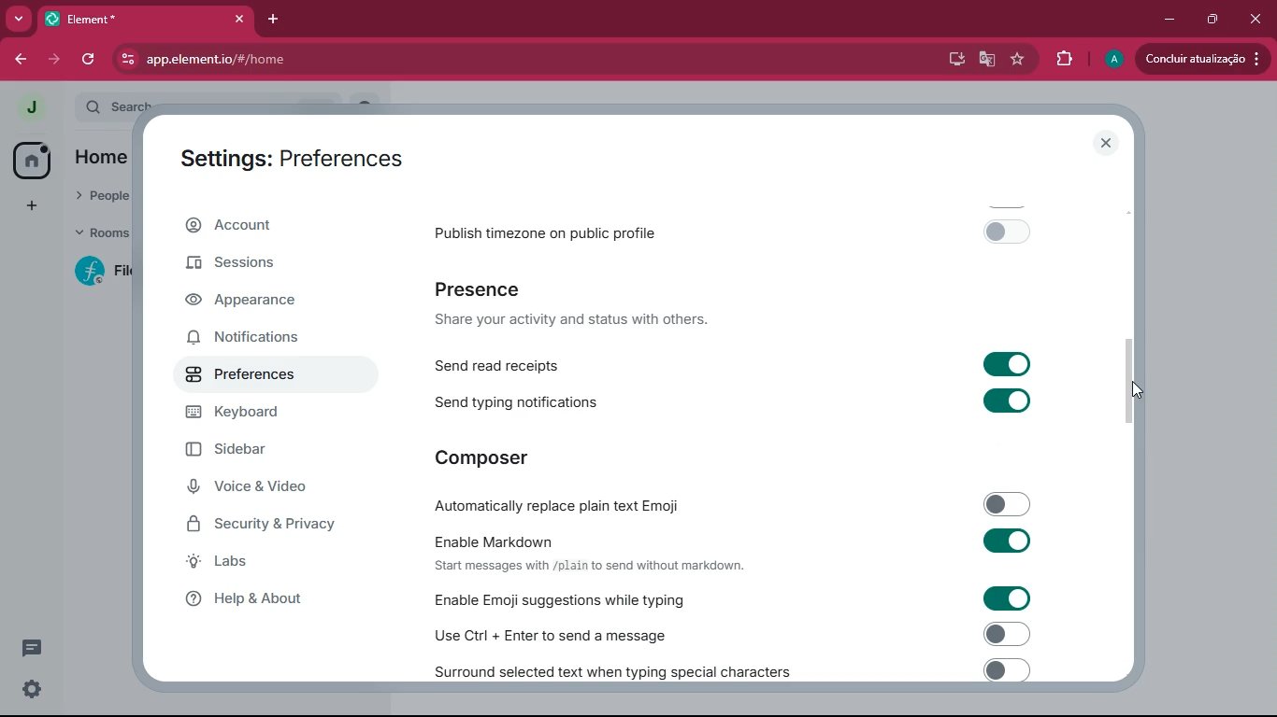  Describe the element at coordinates (30, 691) in the screenshot. I see `quick settings` at that location.